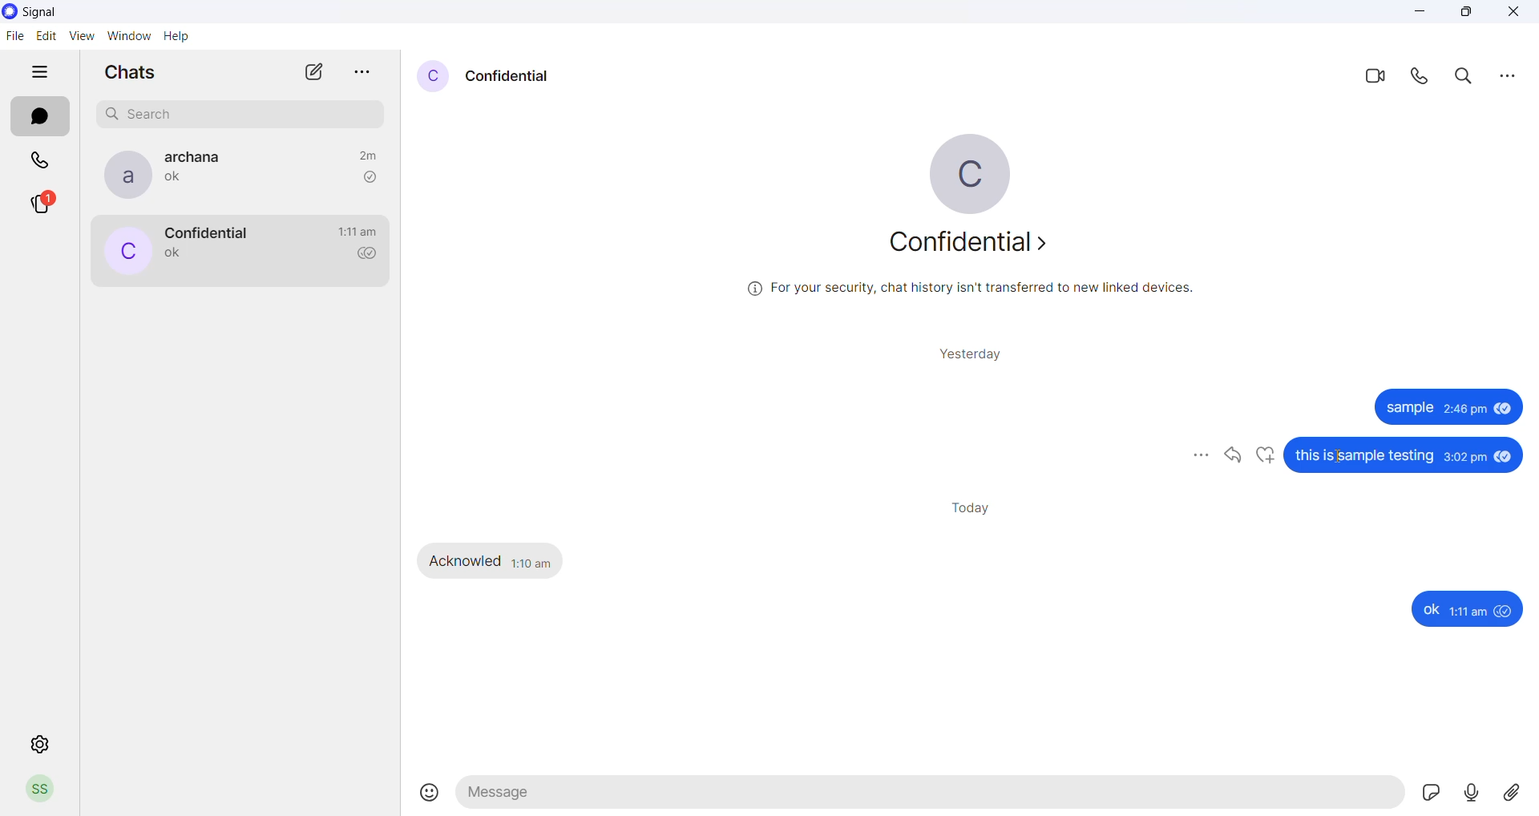 Image resolution: width=1539 pixels, height=816 pixels. What do you see at coordinates (980, 246) in the screenshot?
I see `about contact` at bounding box center [980, 246].